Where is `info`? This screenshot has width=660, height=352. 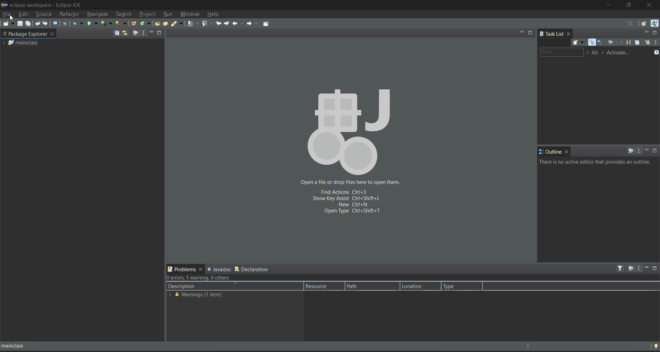
info is located at coordinates (597, 162).